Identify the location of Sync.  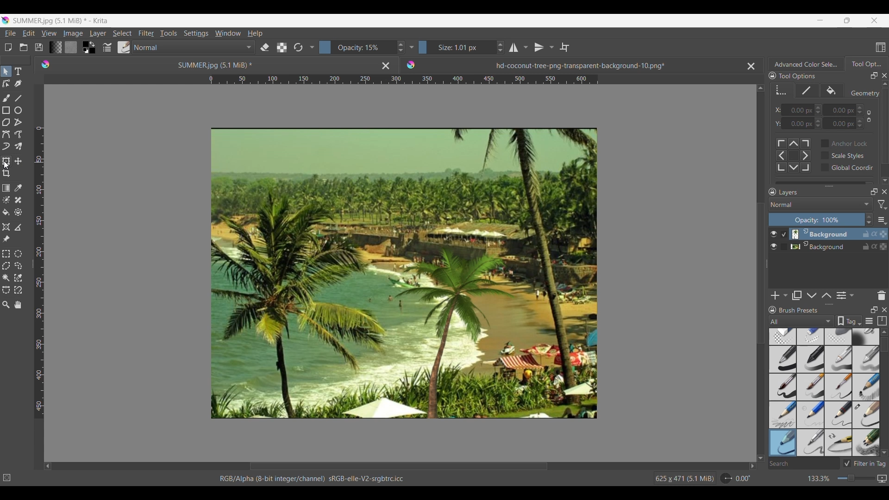
(874, 244).